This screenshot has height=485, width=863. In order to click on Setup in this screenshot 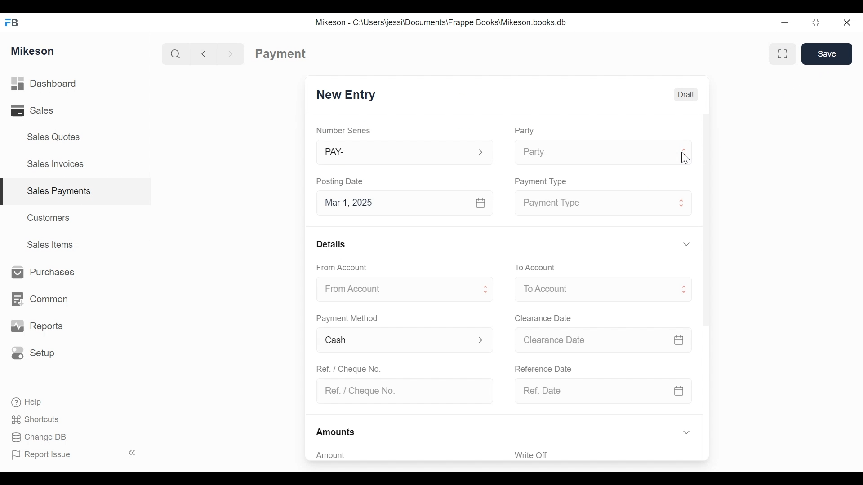, I will do `click(36, 353)`.